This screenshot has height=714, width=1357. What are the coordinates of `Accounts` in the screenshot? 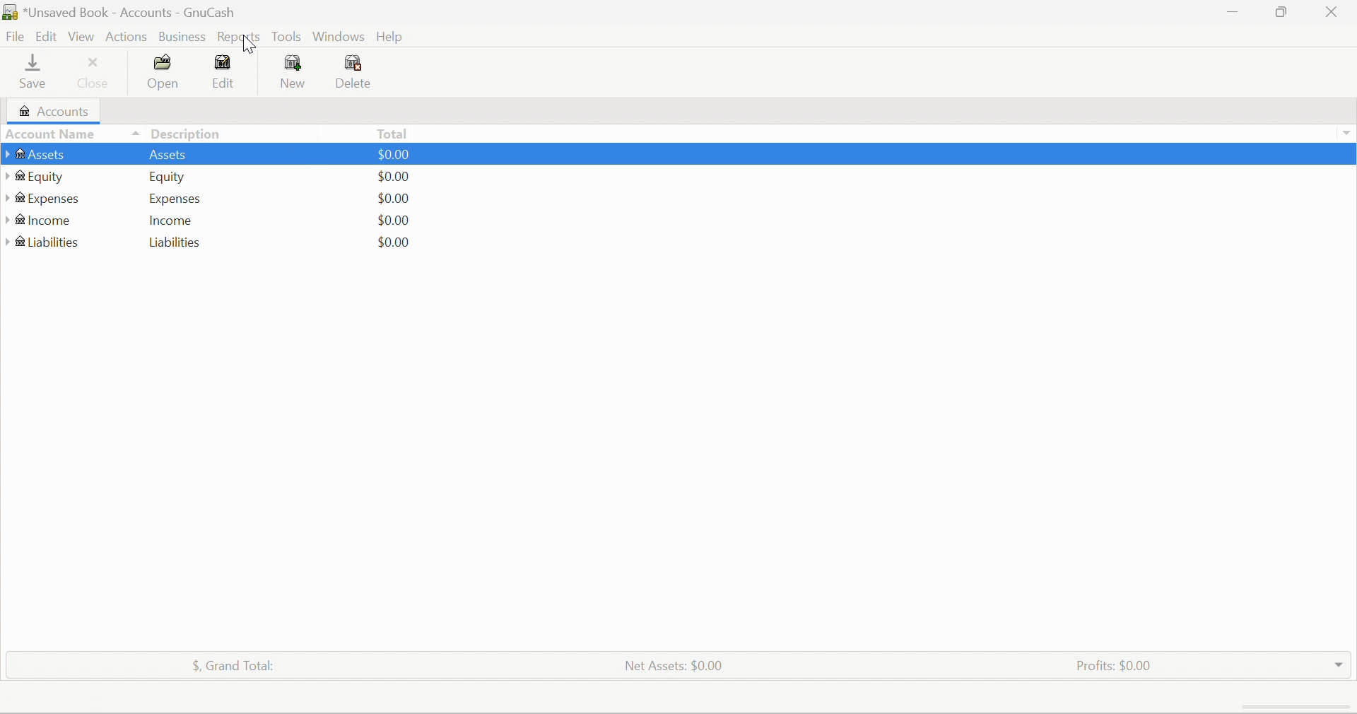 It's located at (53, 111).